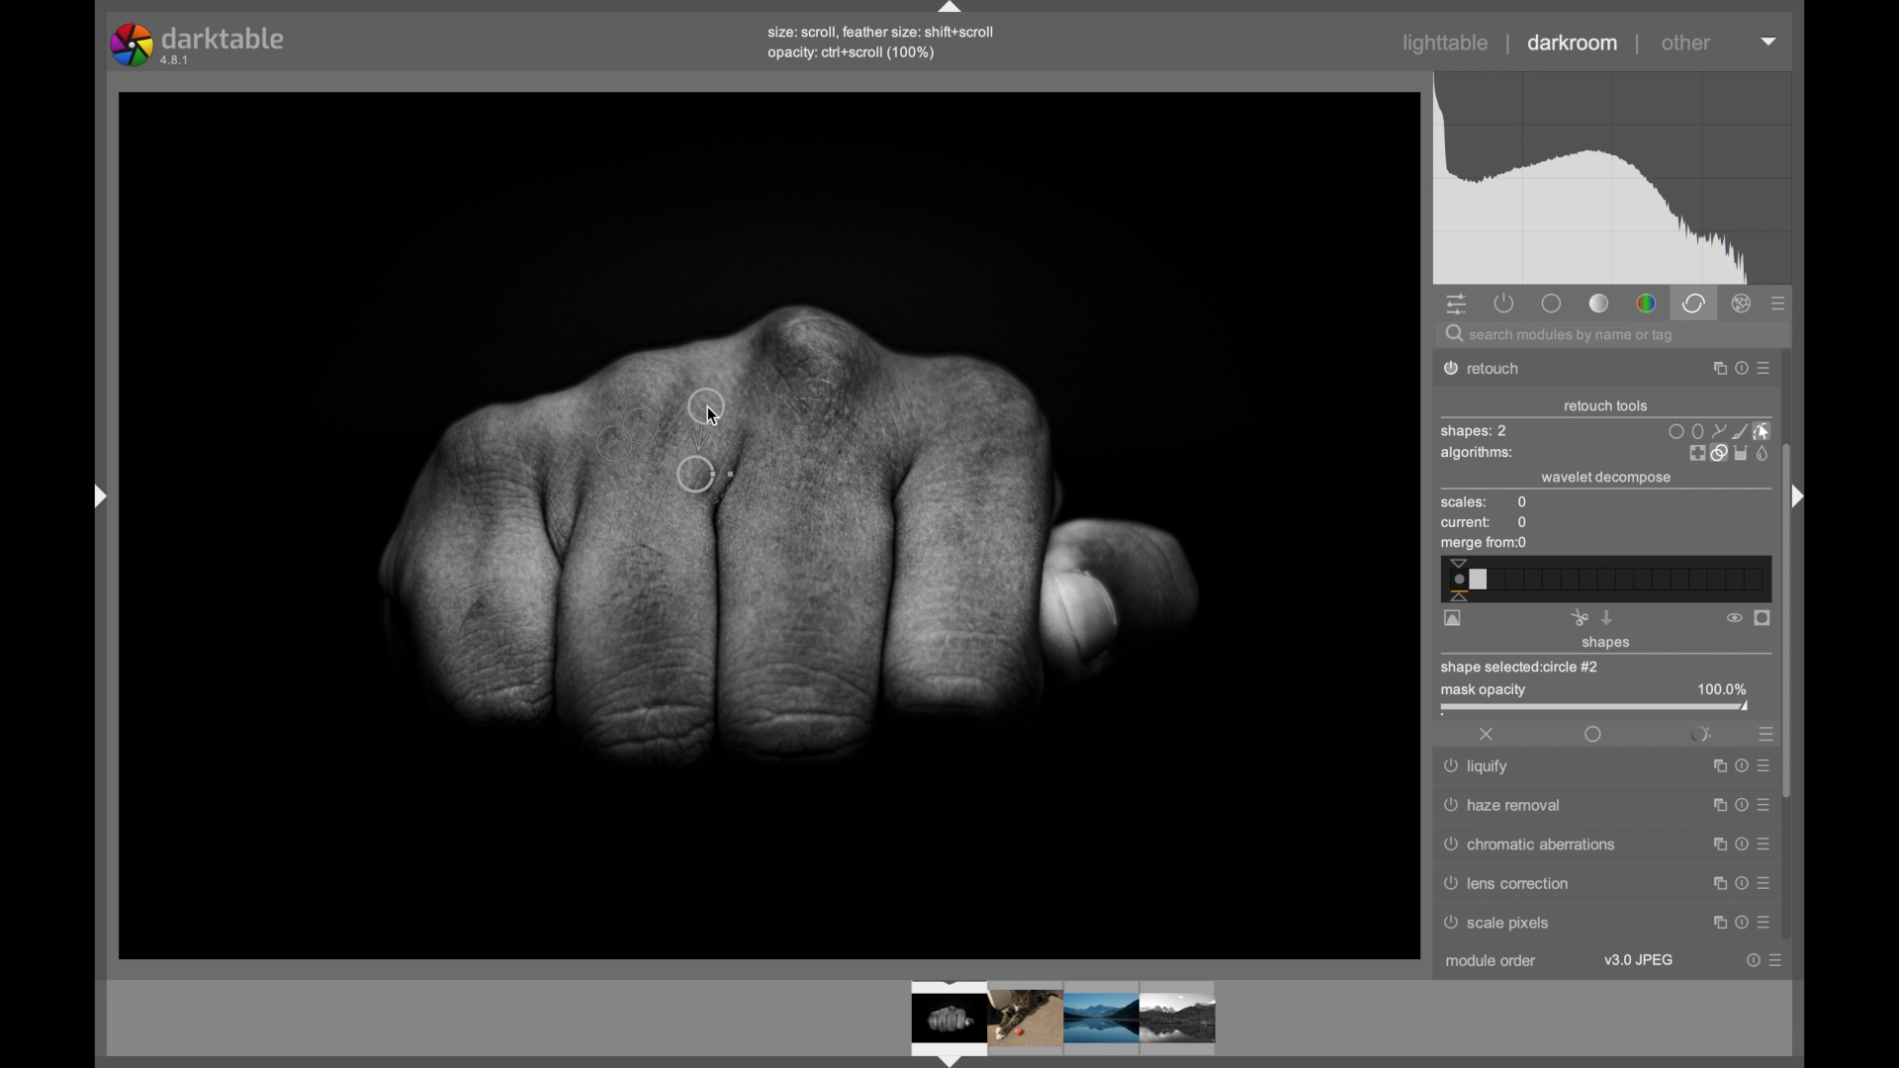 The height and width of the screenshot is (1068, 1899). What do you see at coordinates (1763, 763) in the screenshot?
I see `more options` at bounding box center [1763, 763].